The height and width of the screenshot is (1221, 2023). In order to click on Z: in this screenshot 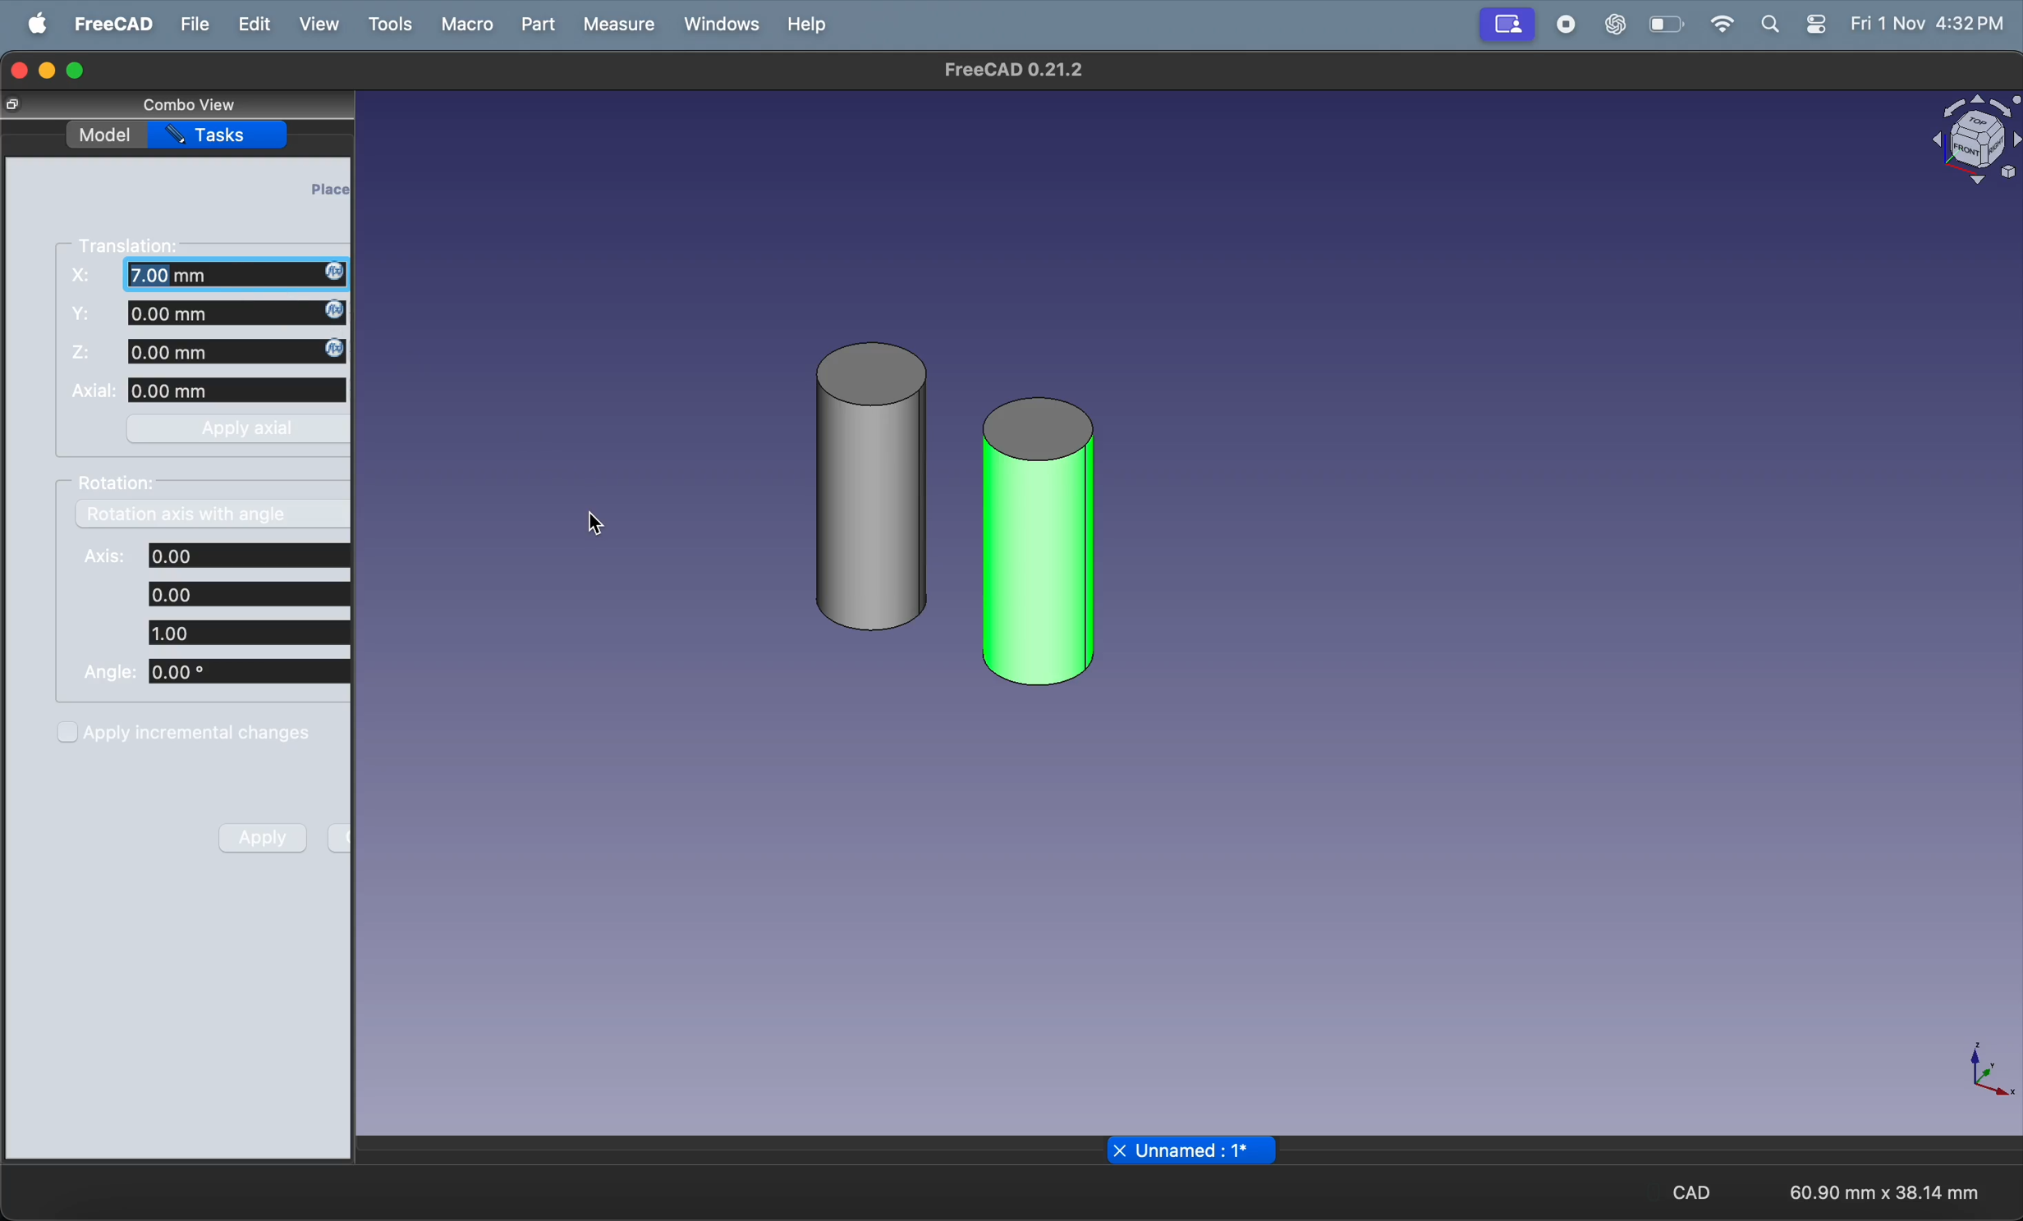, I will do `click(84, 351)`.